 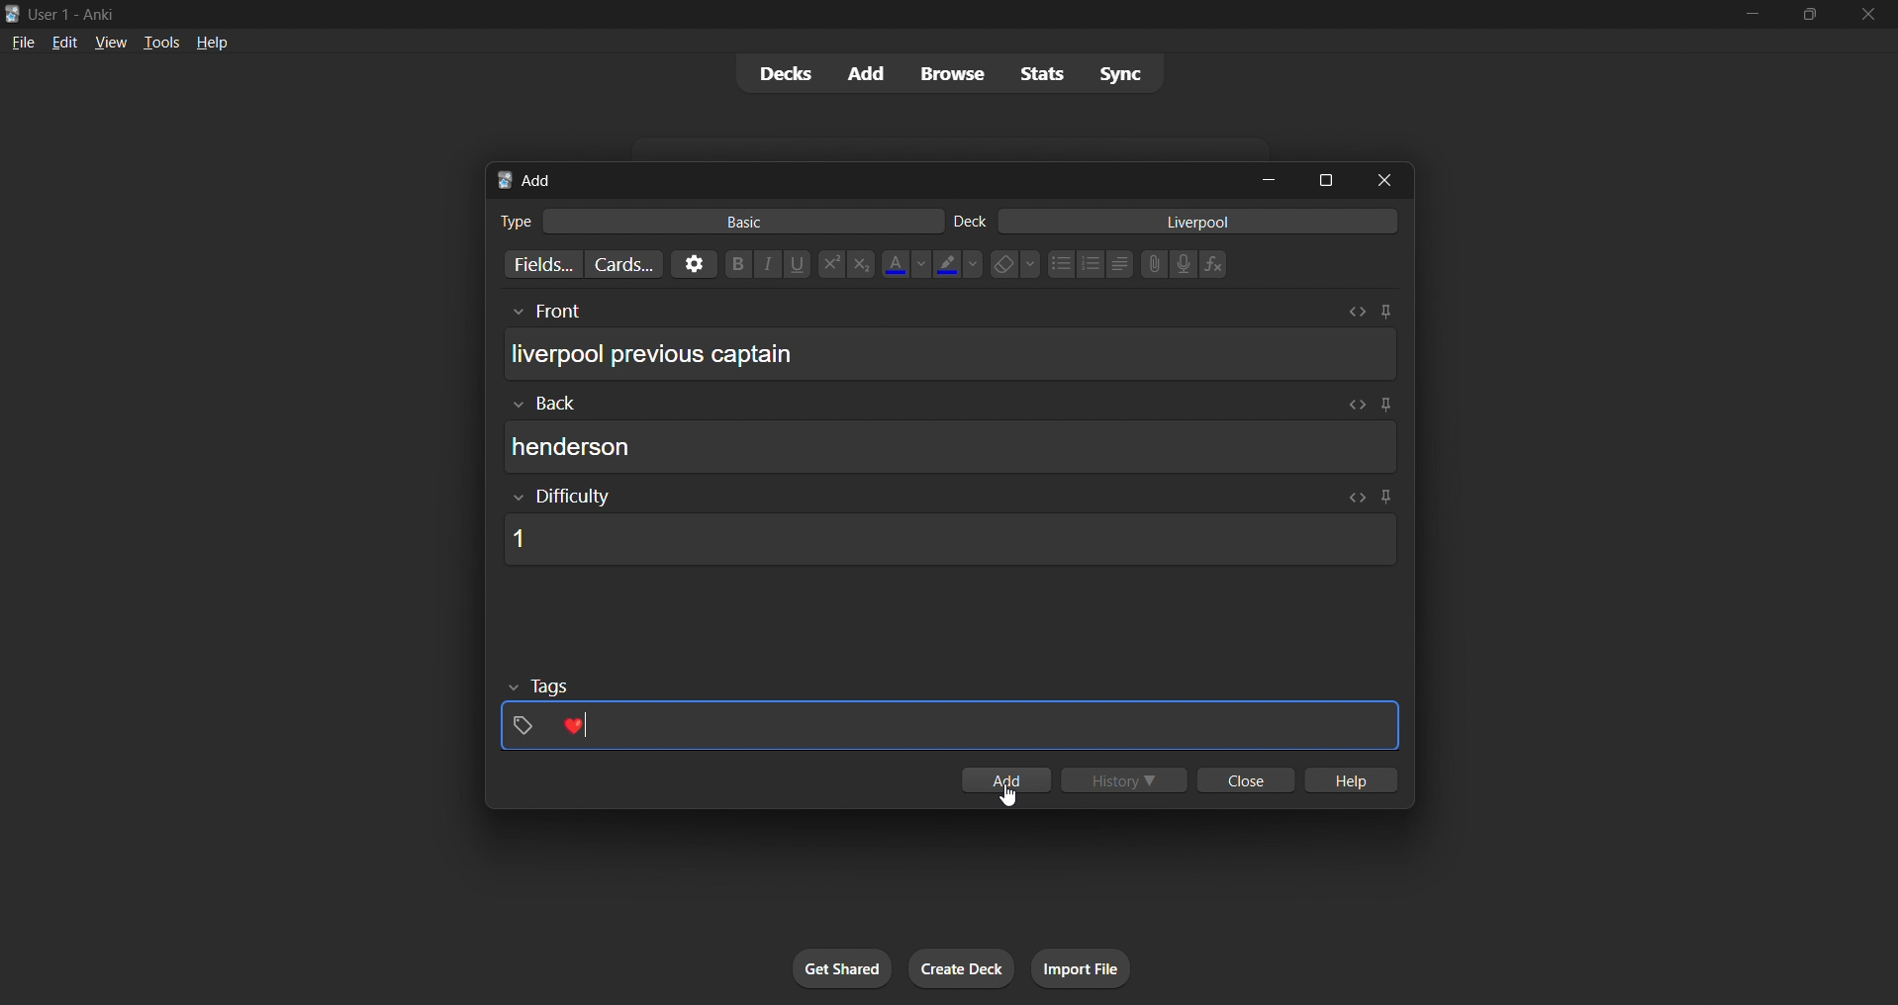 What do you see at coordinates (1390, 179) in the screenshot?
I see `close` at bounding box center [1390, 179].